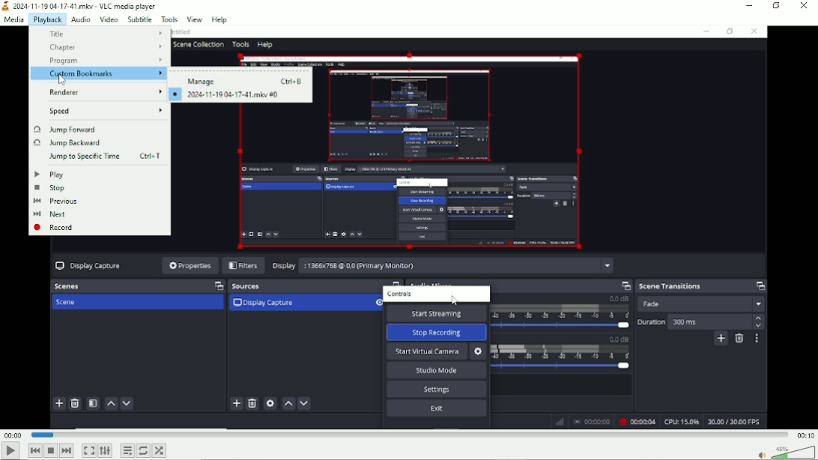 Image resolution: width=818 pixels, height=460 pixels. I want to click on Subtitle, so click(140, 19).